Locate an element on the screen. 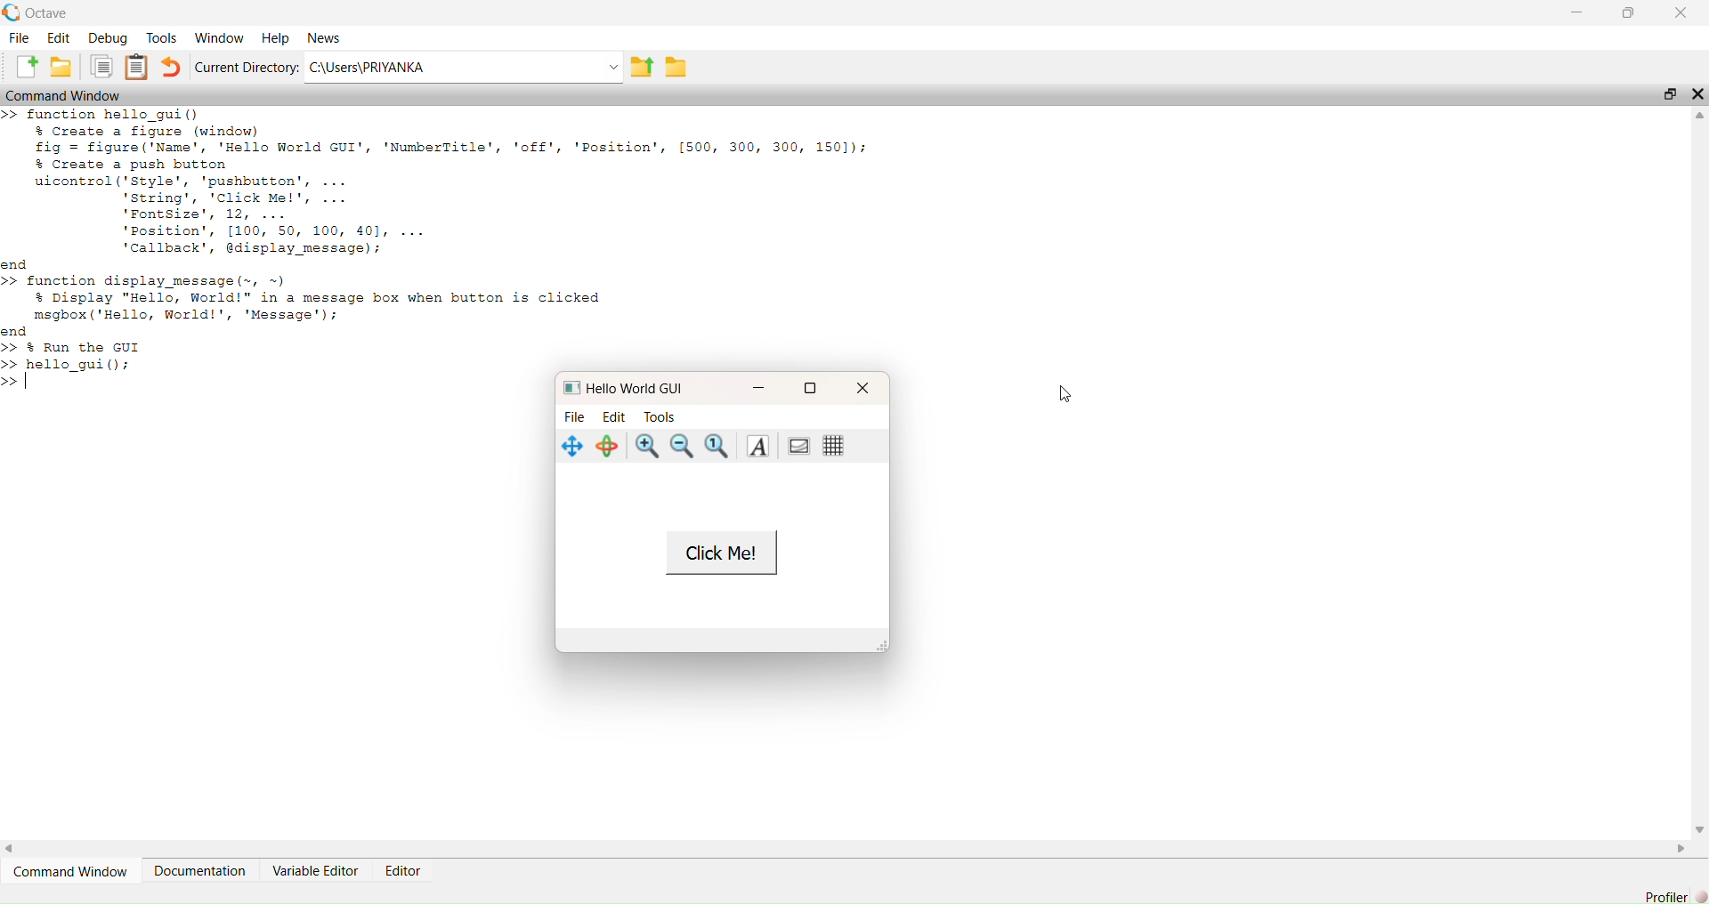  Tools is located at coordinates (162, 36).